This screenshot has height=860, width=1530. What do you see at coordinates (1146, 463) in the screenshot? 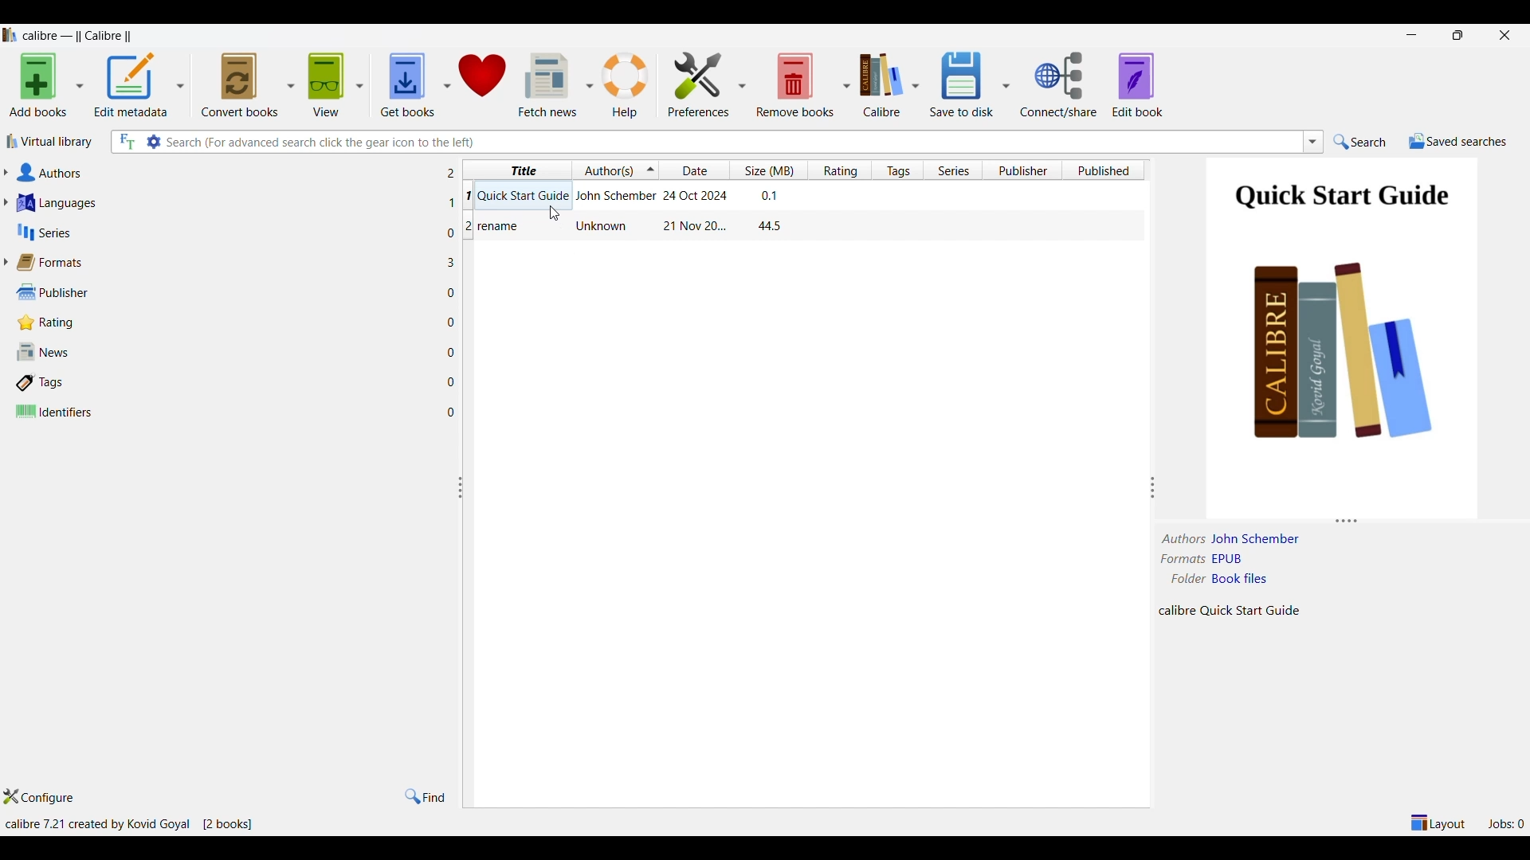
I see `Change width of panels attached` at bounding box center [1146, 463].